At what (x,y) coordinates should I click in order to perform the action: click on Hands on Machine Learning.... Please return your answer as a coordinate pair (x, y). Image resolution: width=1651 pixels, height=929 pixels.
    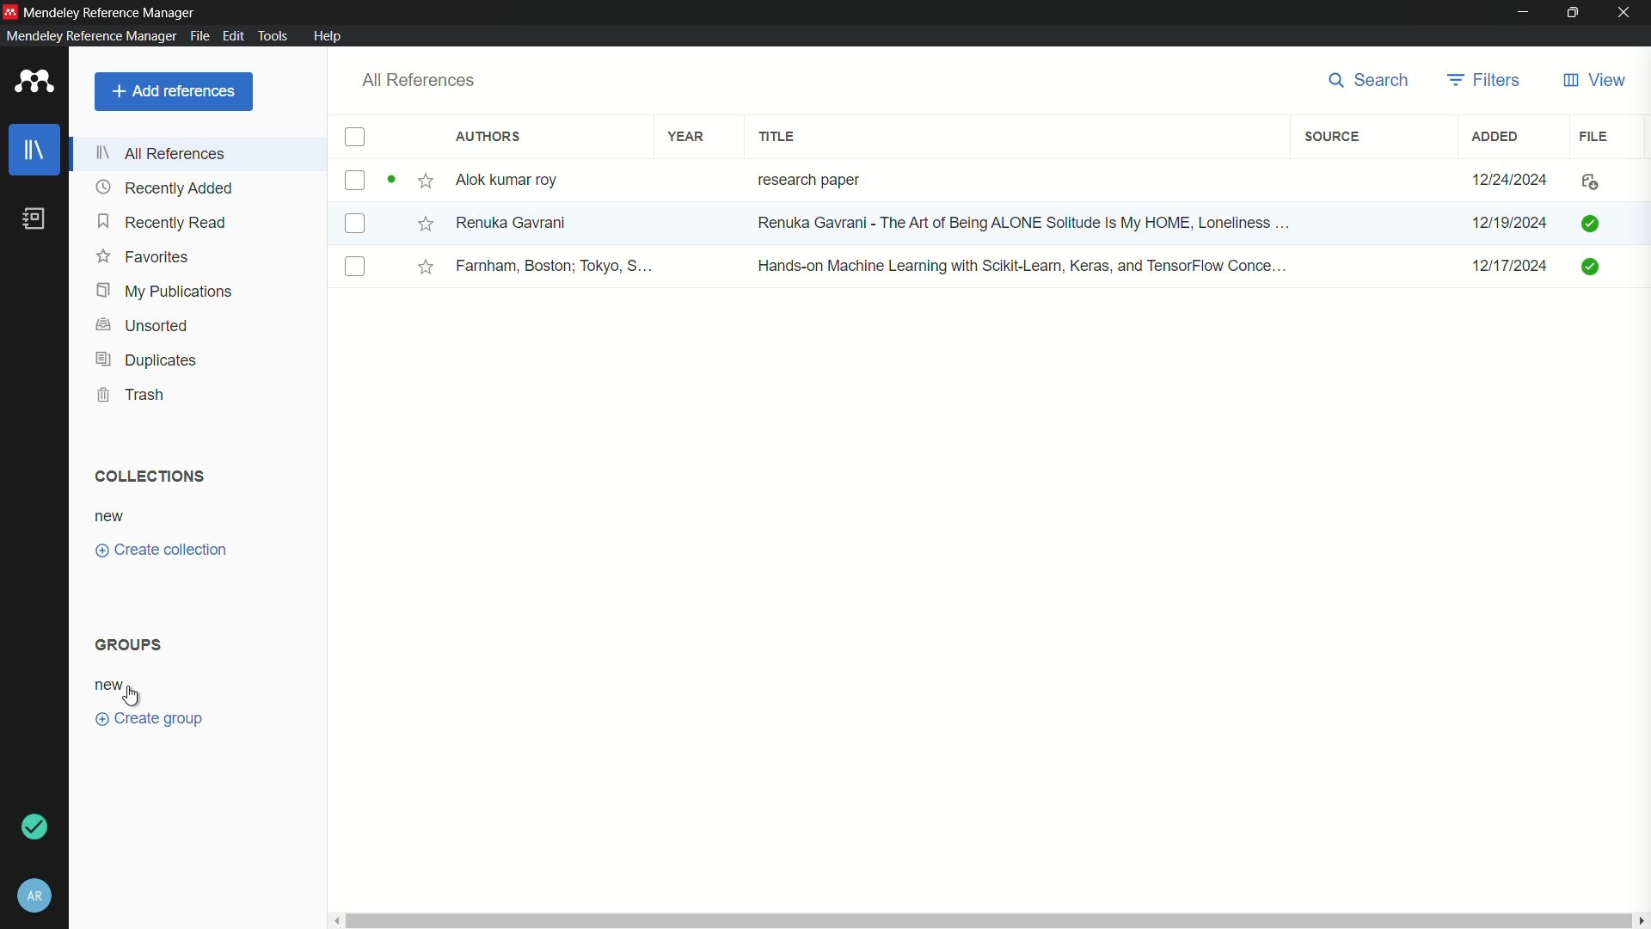
    Looking at the image, I should click on (1018, 264).